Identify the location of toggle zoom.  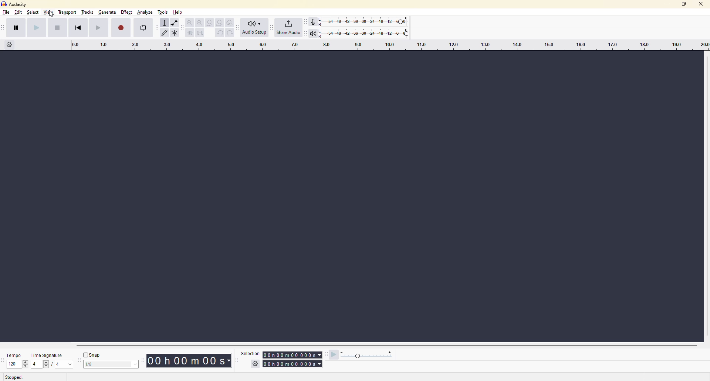
(229, 22).